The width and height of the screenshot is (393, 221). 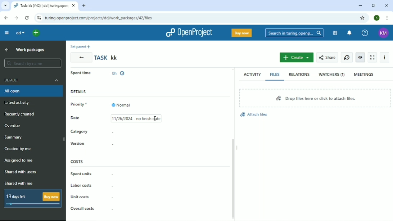 What do you see at coordinates (80, 119) in the screenshot?
I see `Date` at bounding box center [80, 119].